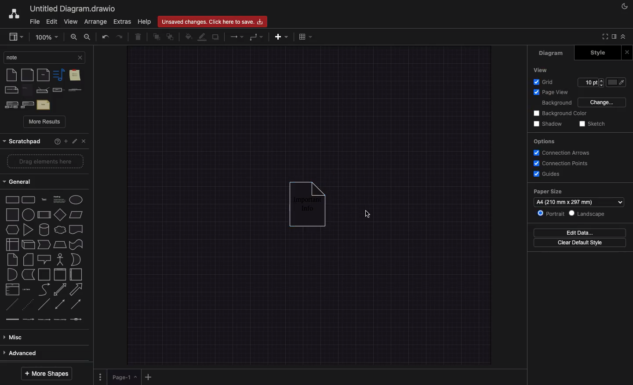 The height and width of the screenshot is (385, 633). I want to click on Sidebar, so click(615, 37).